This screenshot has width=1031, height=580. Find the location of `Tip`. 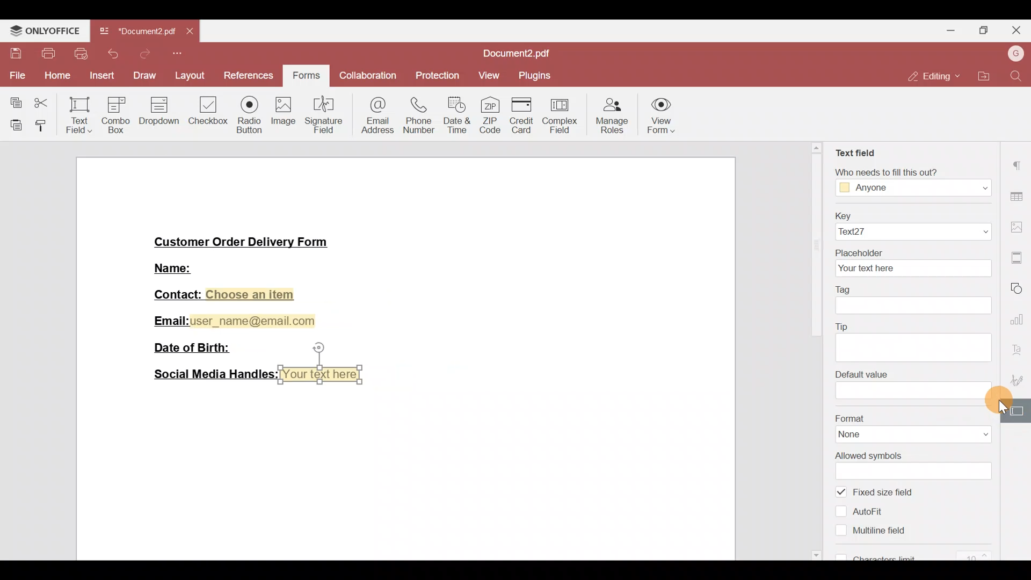

Tip is located at coordinates (910, 342).